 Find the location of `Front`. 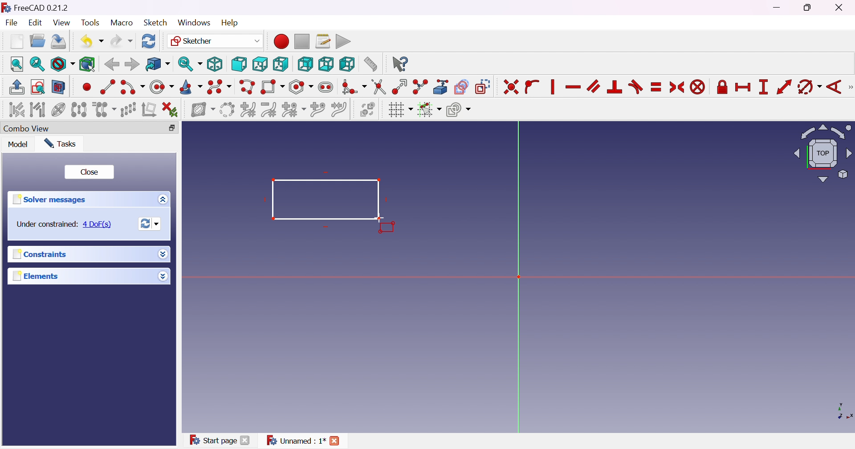

Front is located at coordinates (239, 65).